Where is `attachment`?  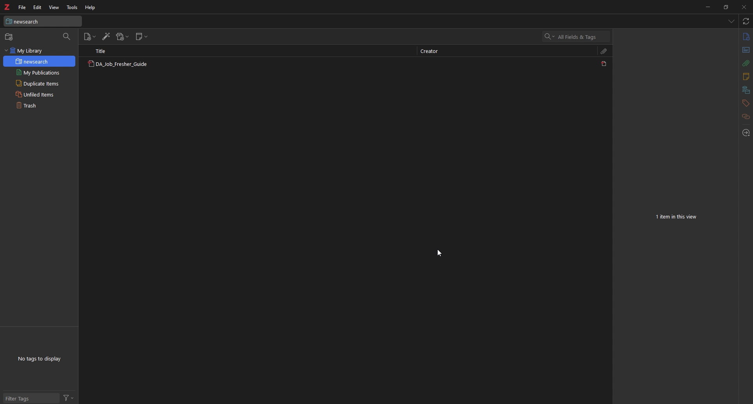
attachment is located at coordinates (746, 63).